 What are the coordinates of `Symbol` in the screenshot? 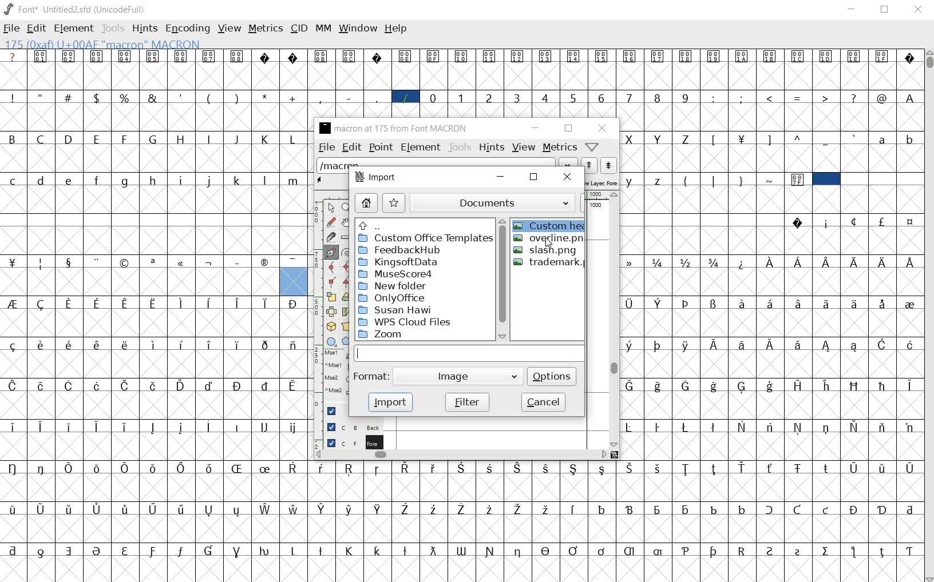 It's located at (98, 508).